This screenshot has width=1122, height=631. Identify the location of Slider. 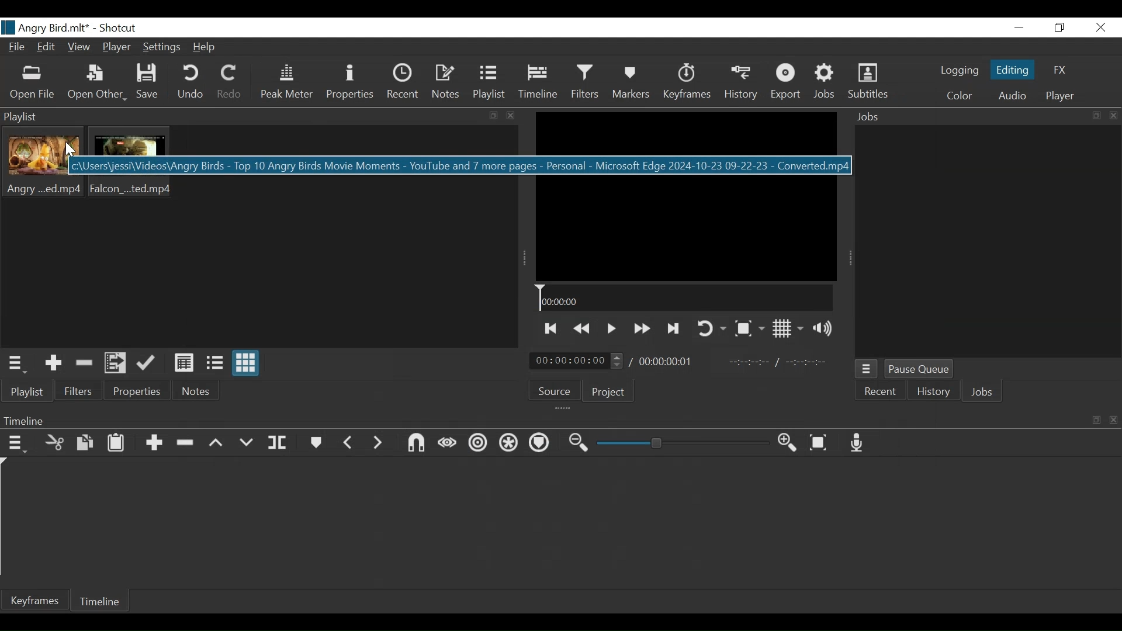
(683, 443).